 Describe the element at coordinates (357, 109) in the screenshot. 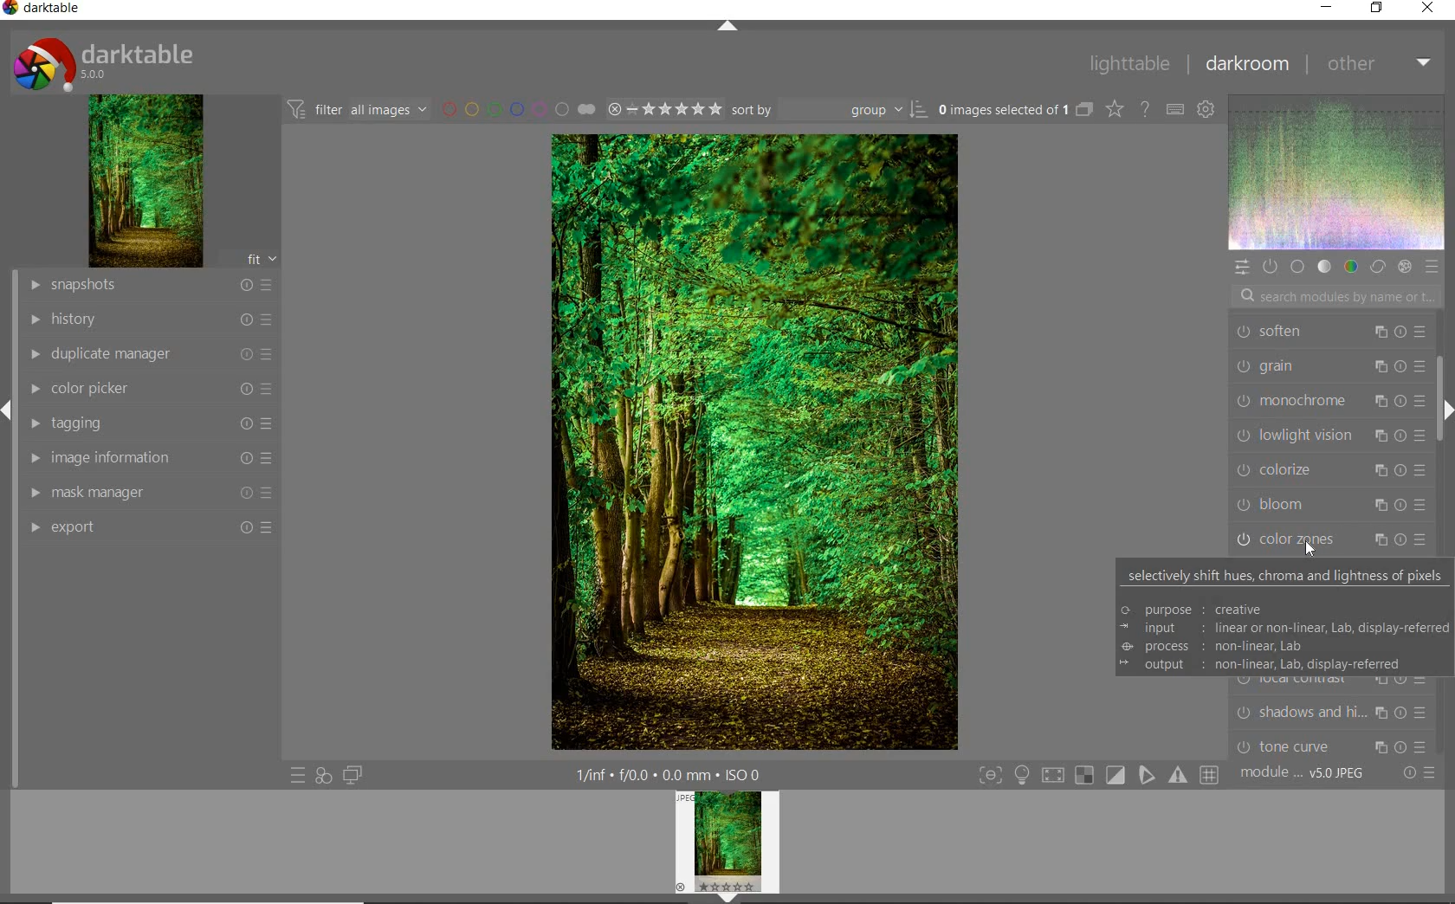

I see `FILTER IMAGES` at that location.